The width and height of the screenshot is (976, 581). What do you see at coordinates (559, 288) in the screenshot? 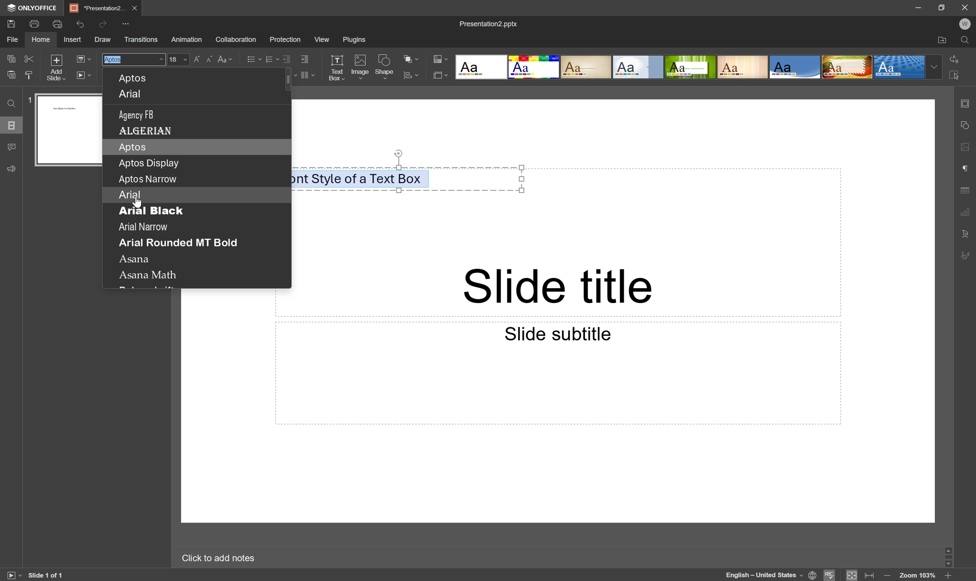
I see `Slide title` at bounding box center [559, 288].